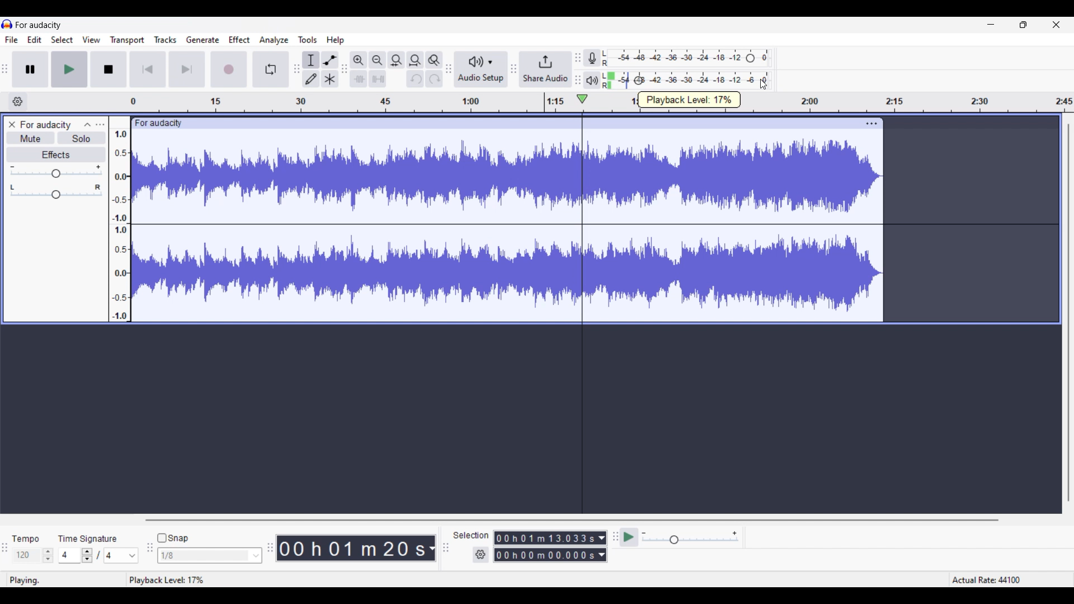 The image size is (1074, 604). What do you see at coordinates (87, 539) in the screenshot?
I see `time signature` at bounding box center [87, 539].